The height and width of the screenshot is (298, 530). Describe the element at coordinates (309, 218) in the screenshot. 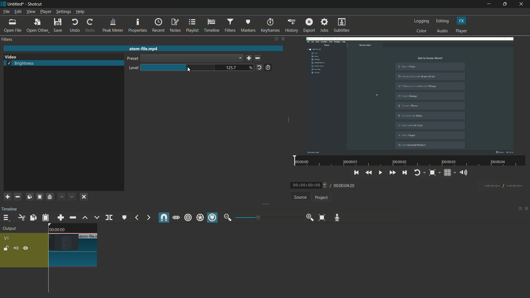

I see `zoom in` at that location.